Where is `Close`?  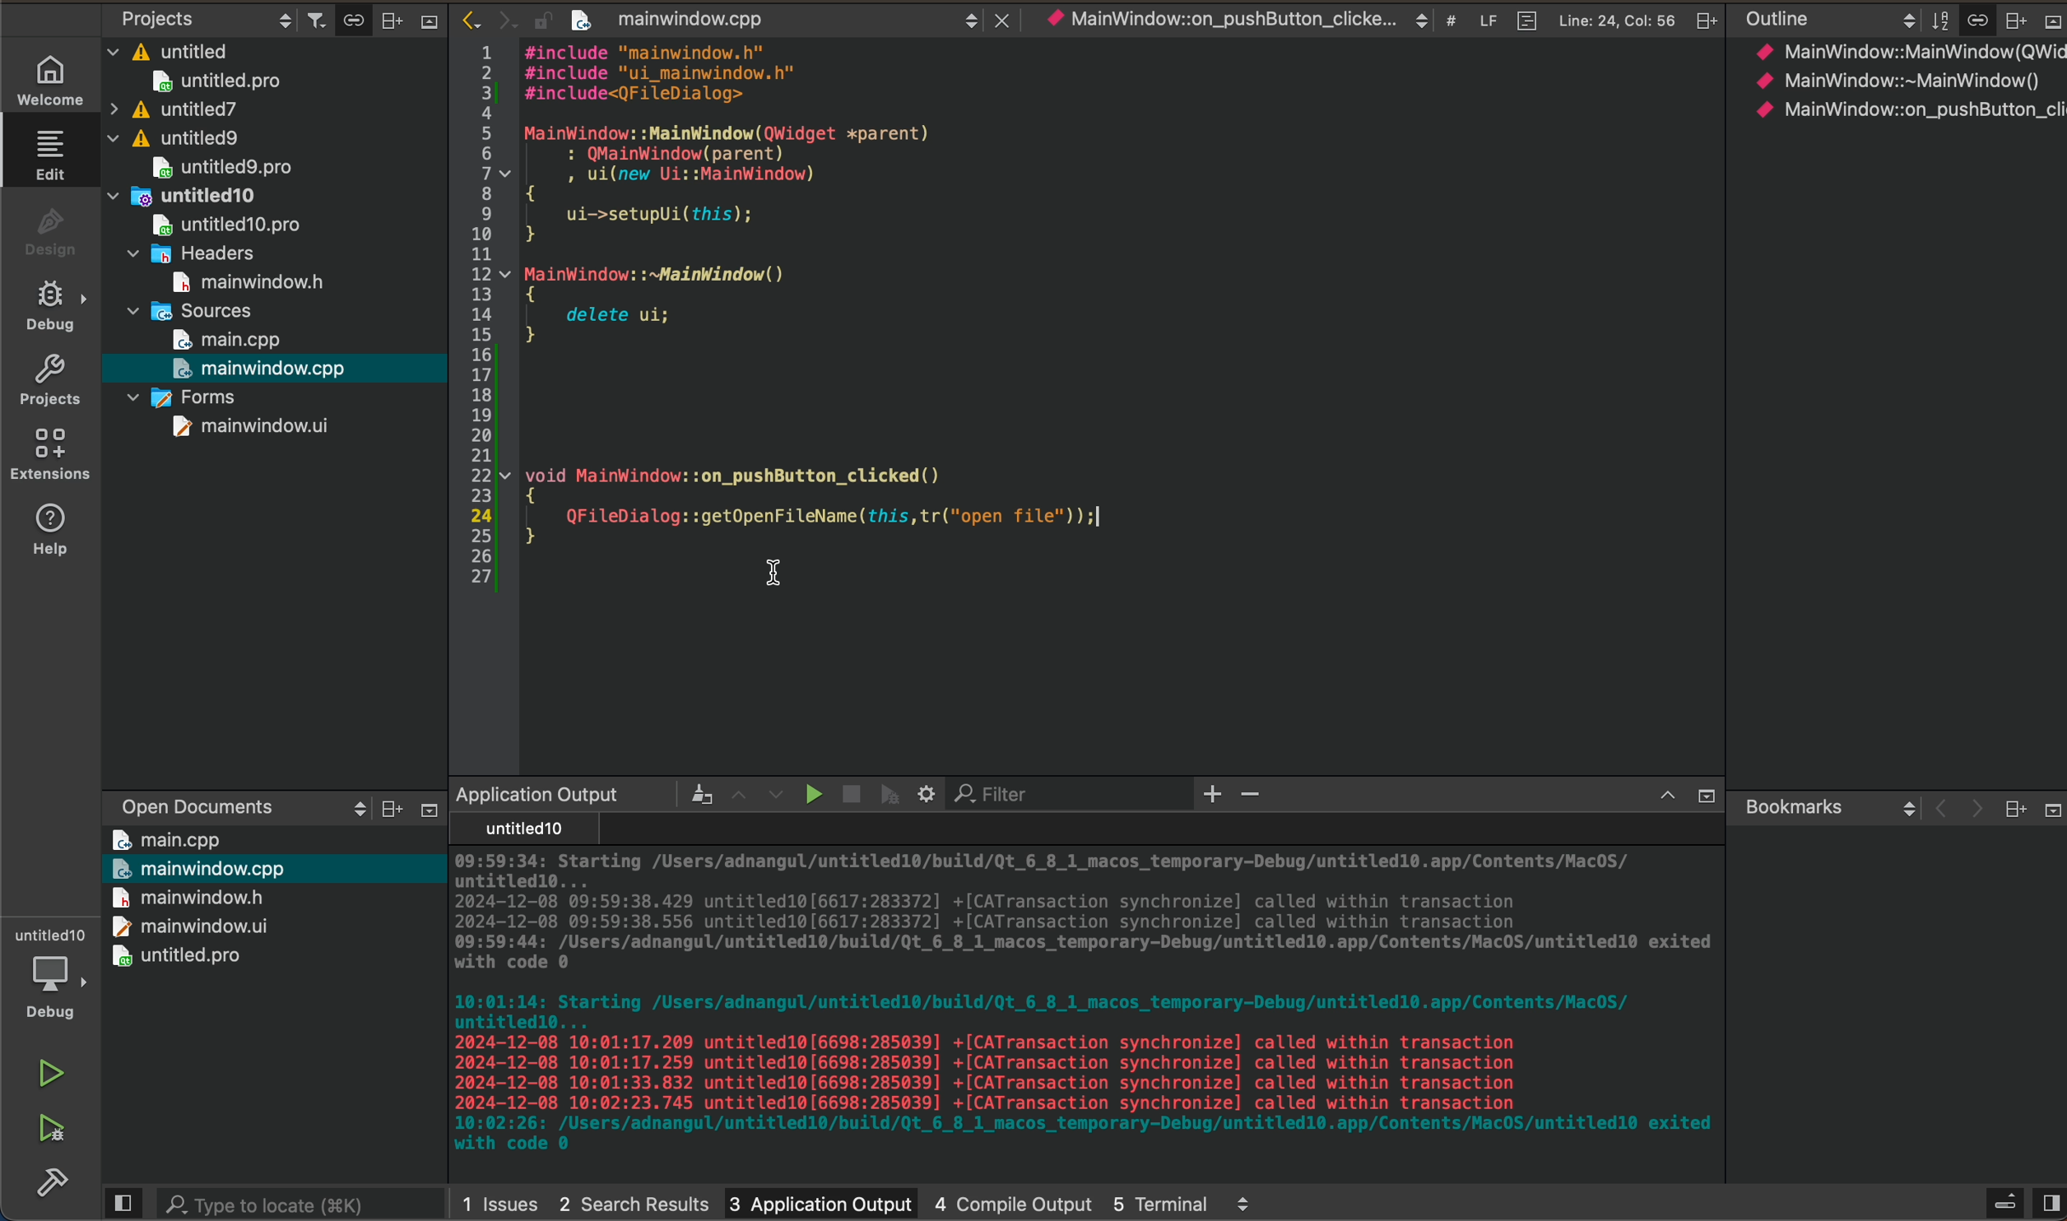 Close is located at coordinates (997, 16).